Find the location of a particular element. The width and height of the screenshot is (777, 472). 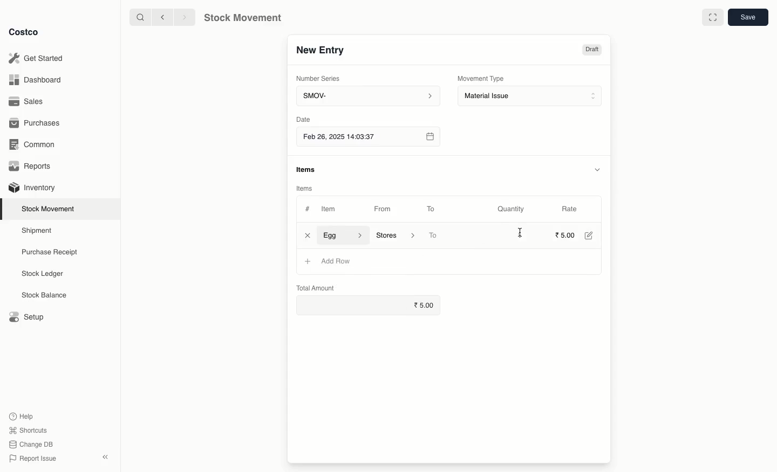

Item is located at coordinates (334, 209).